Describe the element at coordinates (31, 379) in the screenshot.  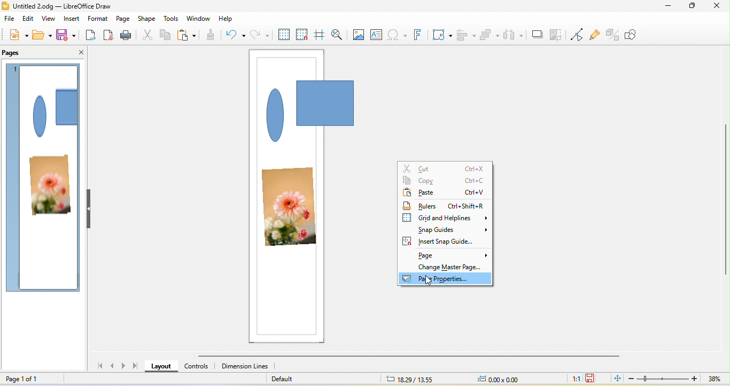
I see `page 1 of 1` at that location.